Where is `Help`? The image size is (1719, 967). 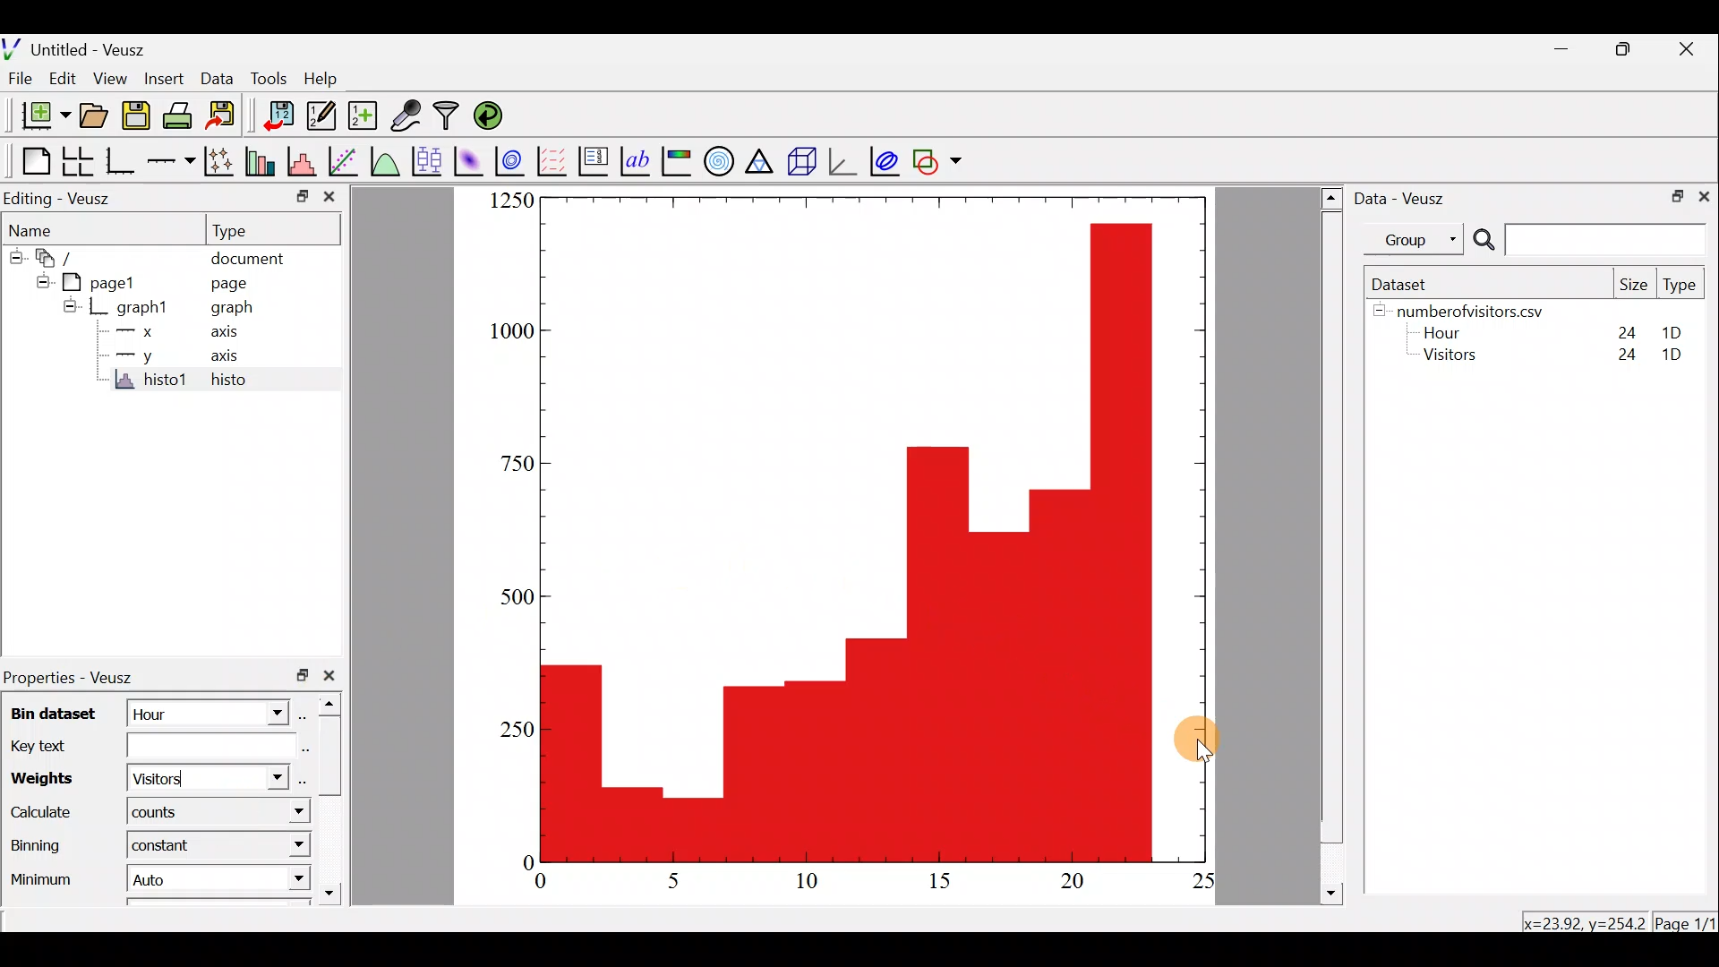
Help is located at coordinates (323, 80).